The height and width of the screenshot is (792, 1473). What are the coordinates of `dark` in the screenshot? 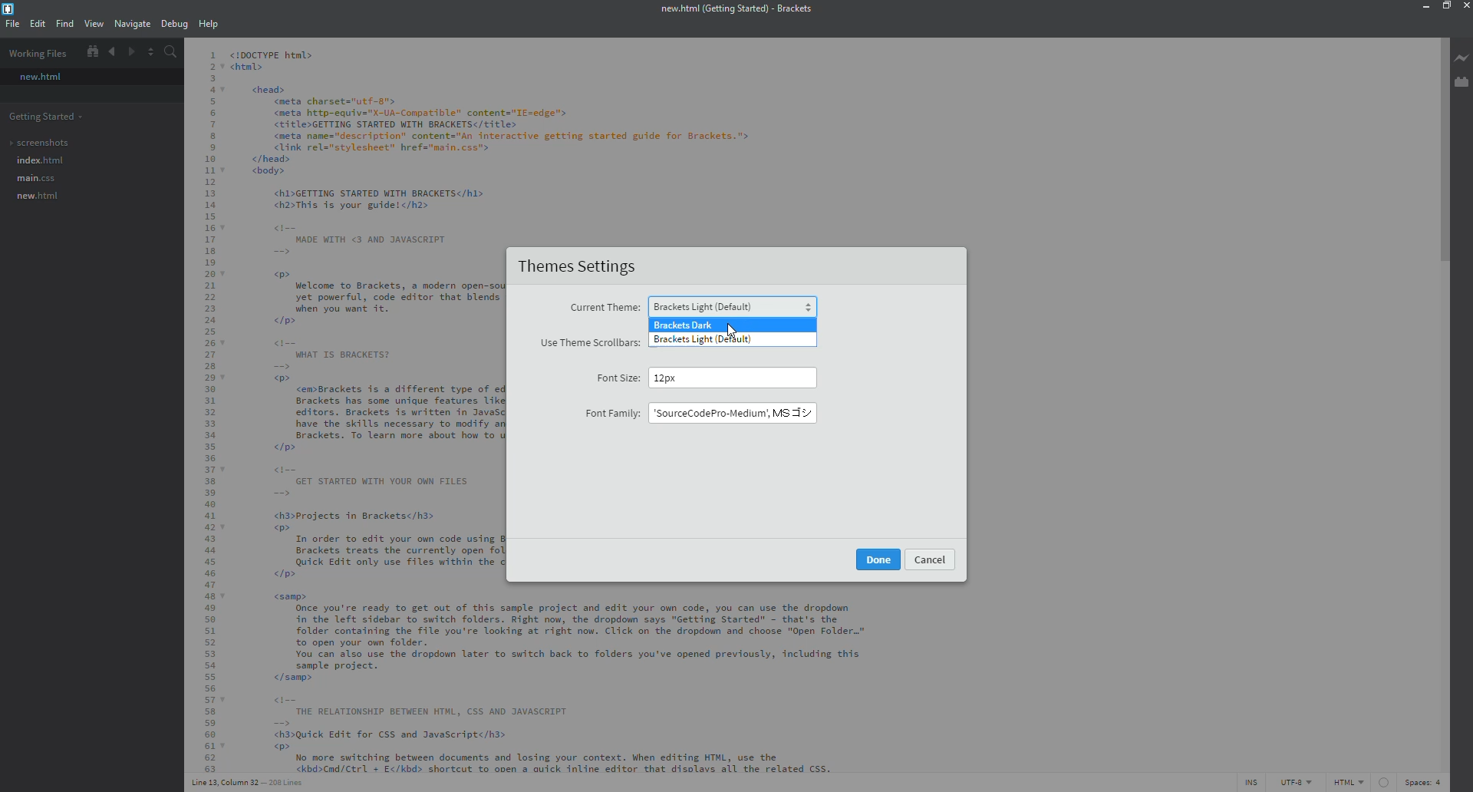 It's located at (684, 325).